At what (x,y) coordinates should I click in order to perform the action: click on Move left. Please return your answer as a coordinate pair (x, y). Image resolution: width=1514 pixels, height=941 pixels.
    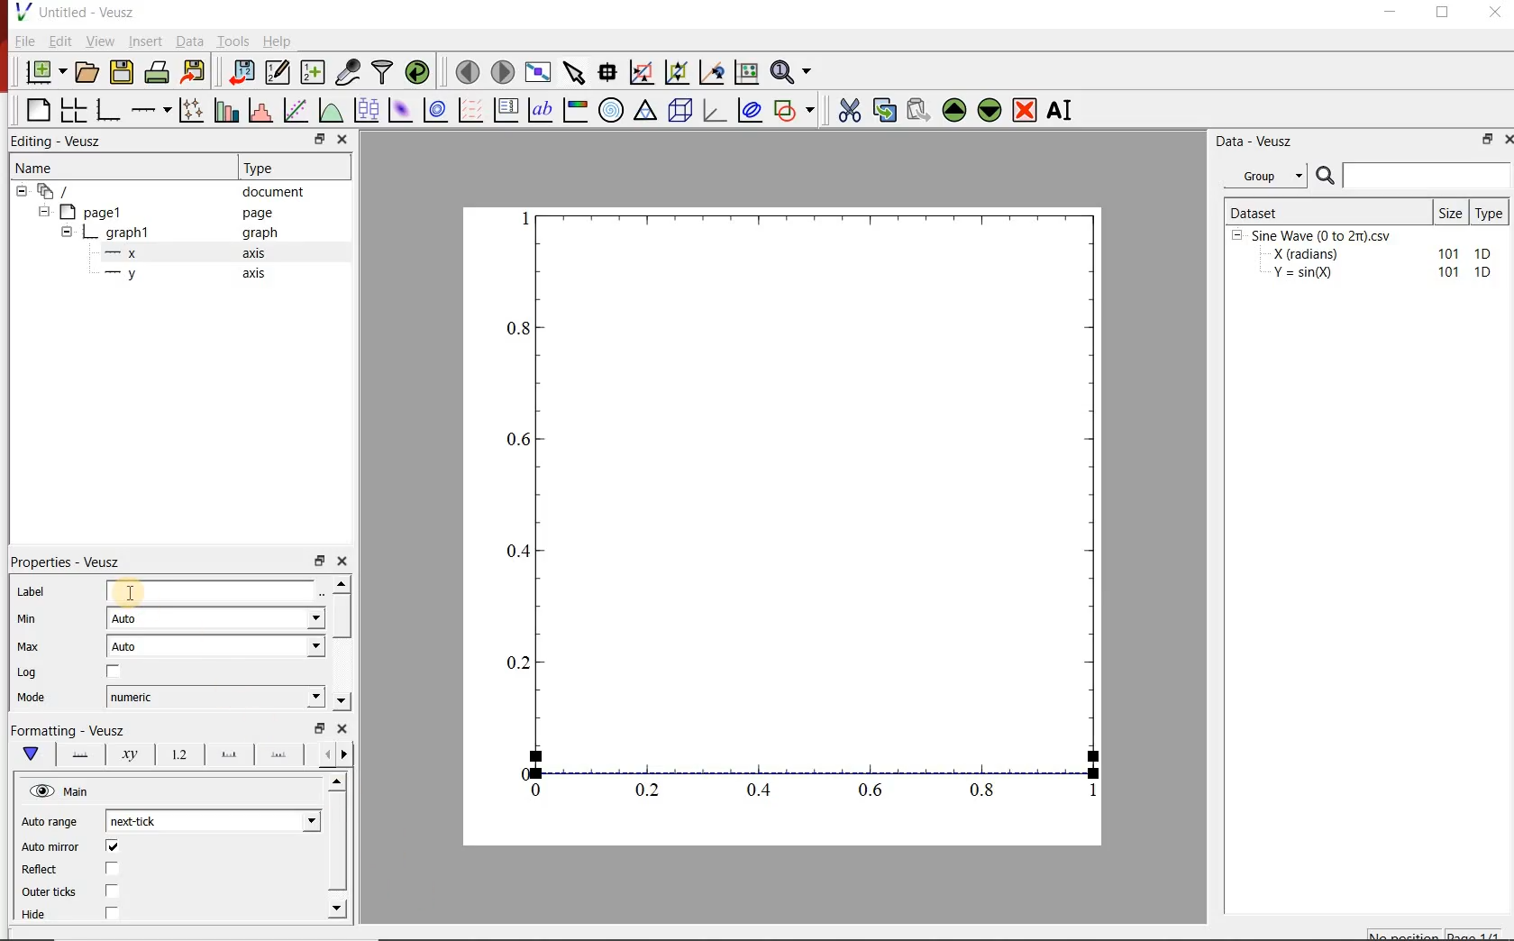
    Looking at the image, I should click on (324, 754).